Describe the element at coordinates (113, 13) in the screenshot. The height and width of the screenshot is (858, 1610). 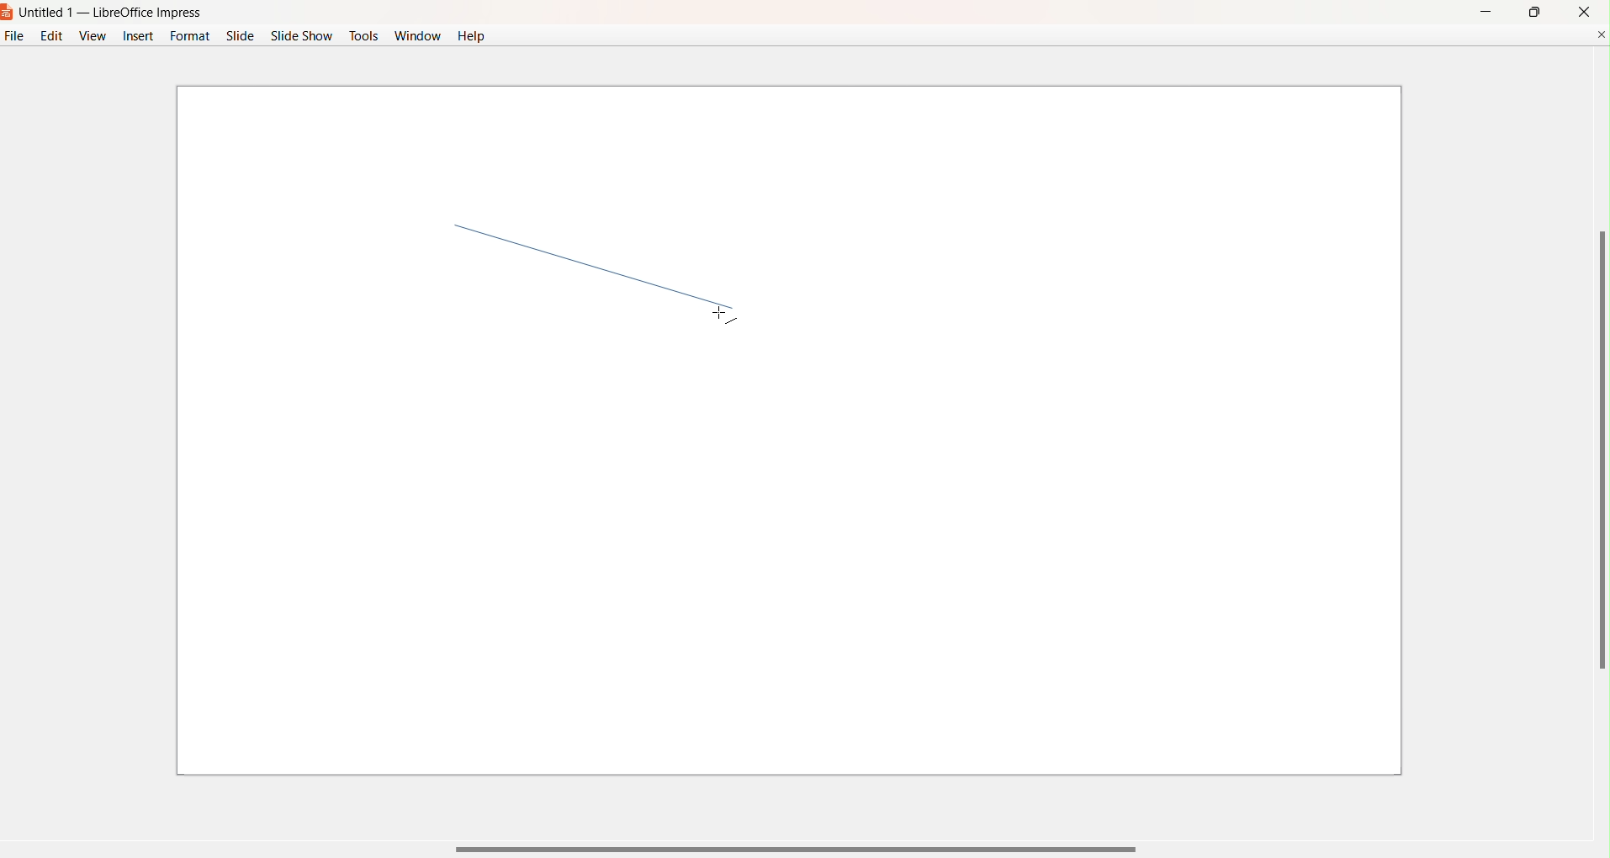
I see `Untitled 1 - LibreOffice Impress` at that location.